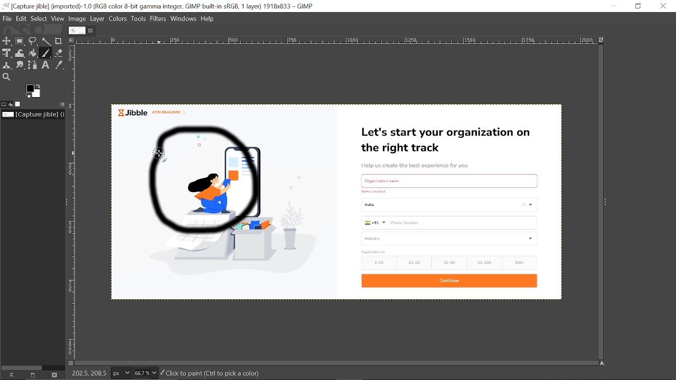 The height and width of the screenshot is (380, 676). Describe the element at coordinates (8, 65) in the screenshot. I see `Clone tool` at that location.